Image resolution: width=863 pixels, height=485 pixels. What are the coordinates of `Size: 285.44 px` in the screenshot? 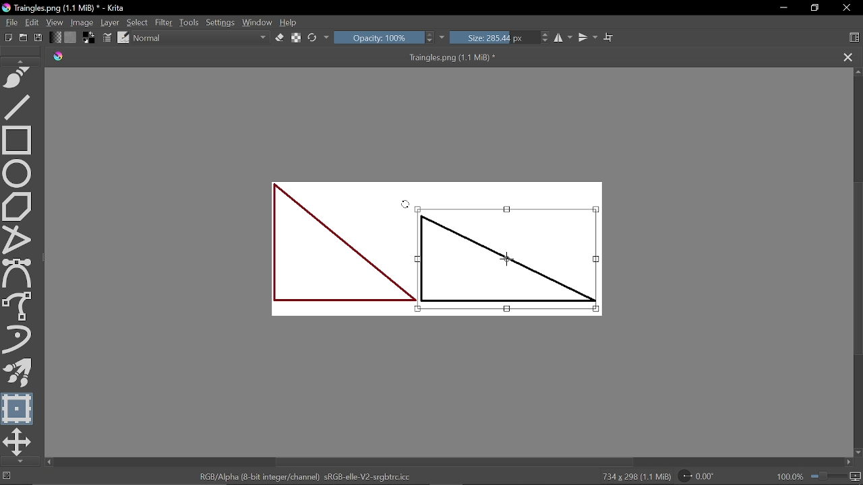 It's located at (501, 38).